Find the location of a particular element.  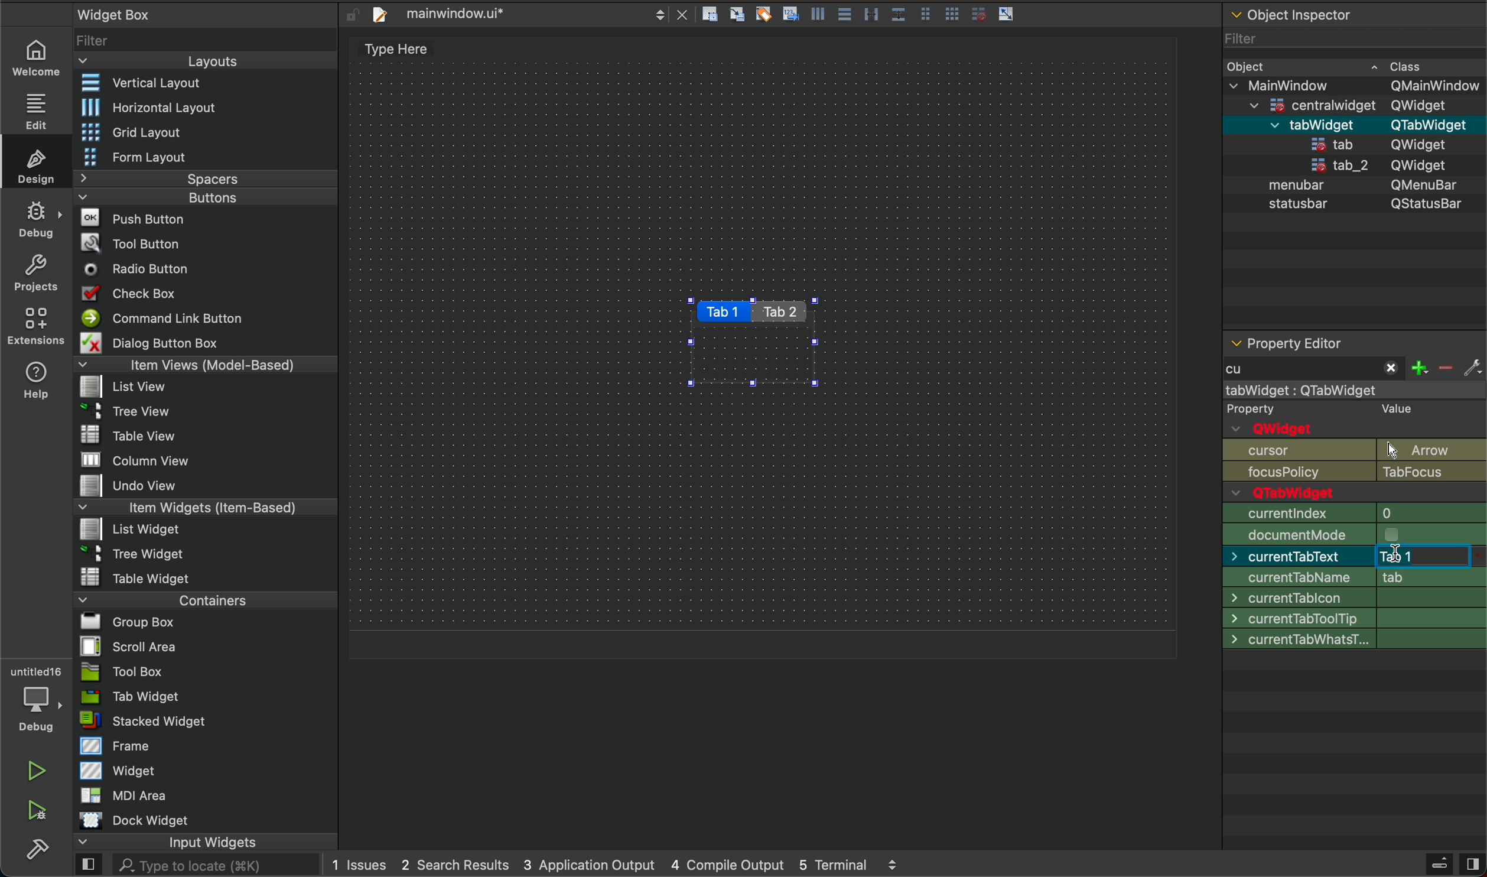

v MainWindow OMainWindow is located at coordinates (1355, 84).